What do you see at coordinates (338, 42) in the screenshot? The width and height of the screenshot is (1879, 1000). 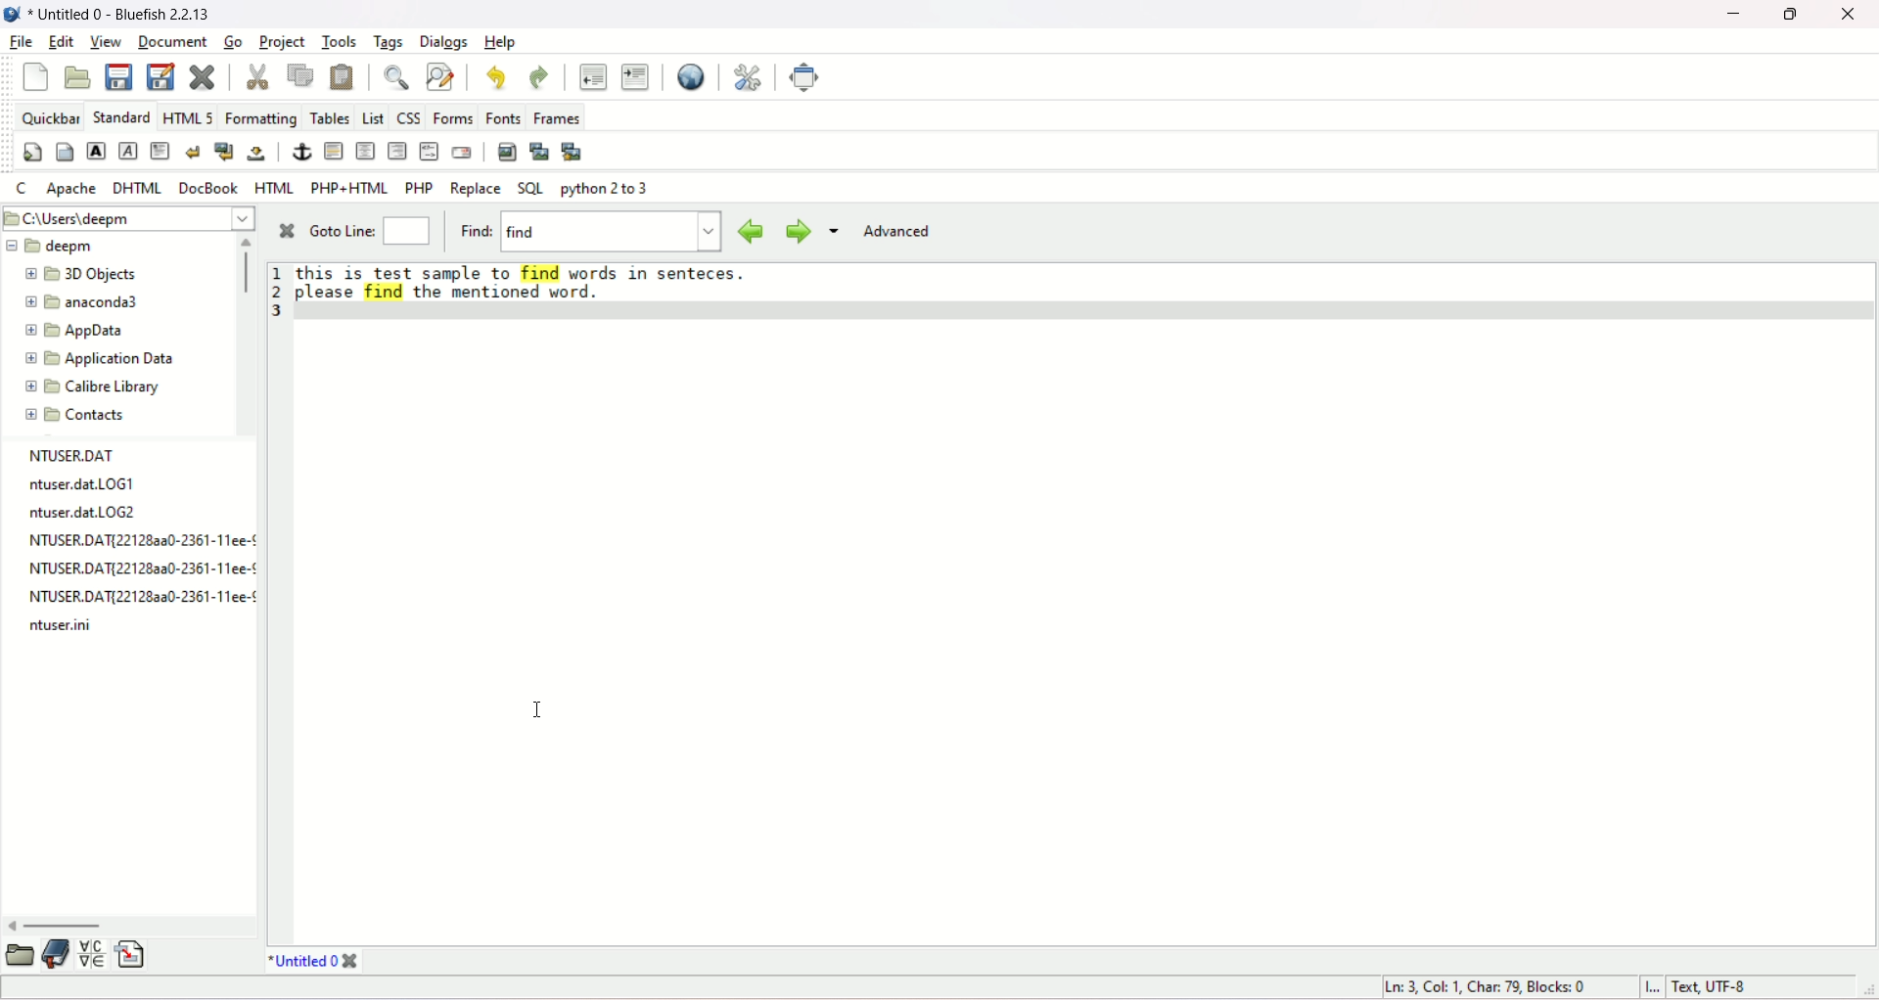 I see `tools` at bounding box center [338, 42].